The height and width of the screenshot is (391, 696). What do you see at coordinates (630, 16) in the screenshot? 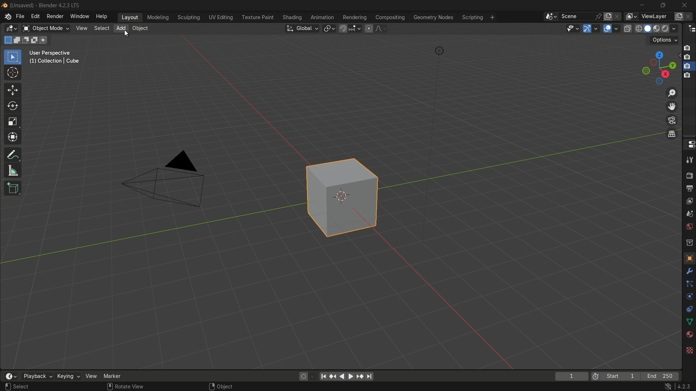
I see `view layer` at bounding box center [630, 16].